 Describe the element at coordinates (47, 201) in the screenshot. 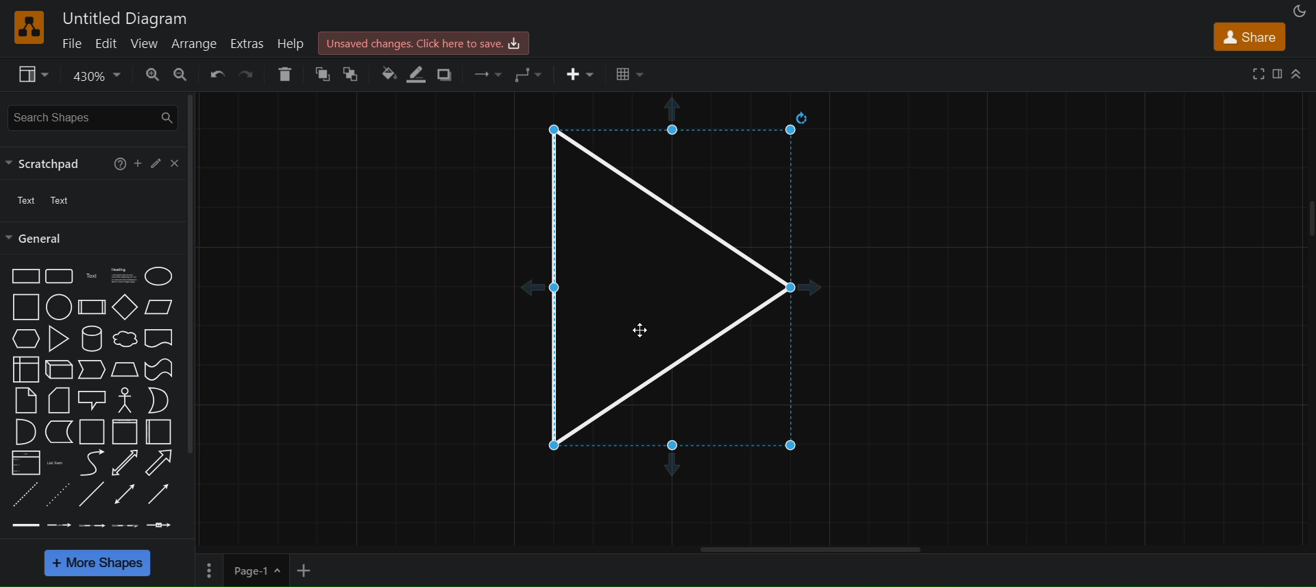

I see `text ` at that location.